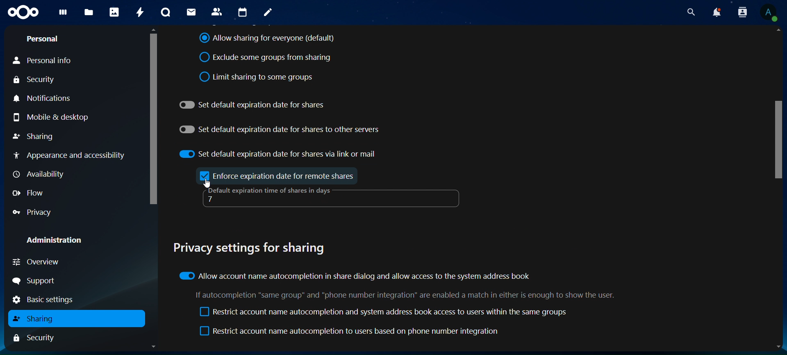 The height and width of the screenshot is (355, 787). I want to click on allow sharing for everyone, so click(267, 39).